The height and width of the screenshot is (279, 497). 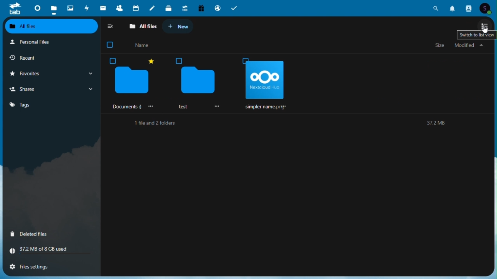 What do you see at coordinates (178, 26) in the screenshot?
I see `New` at bounding box center [178, 26].